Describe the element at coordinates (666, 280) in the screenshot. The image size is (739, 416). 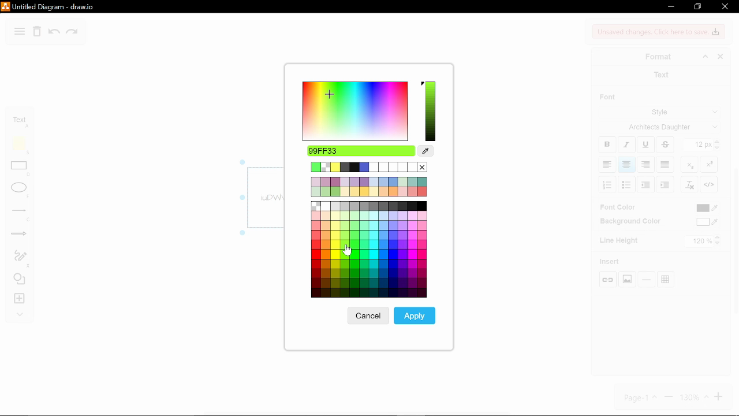
I see `table` at that location.